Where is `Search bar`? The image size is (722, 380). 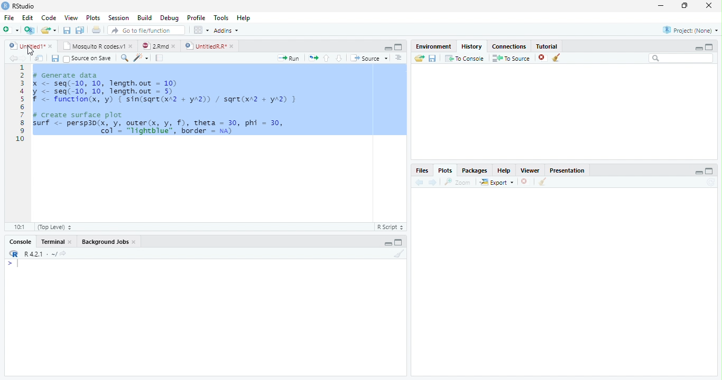
Search bar is located at coordinates (681, 58).